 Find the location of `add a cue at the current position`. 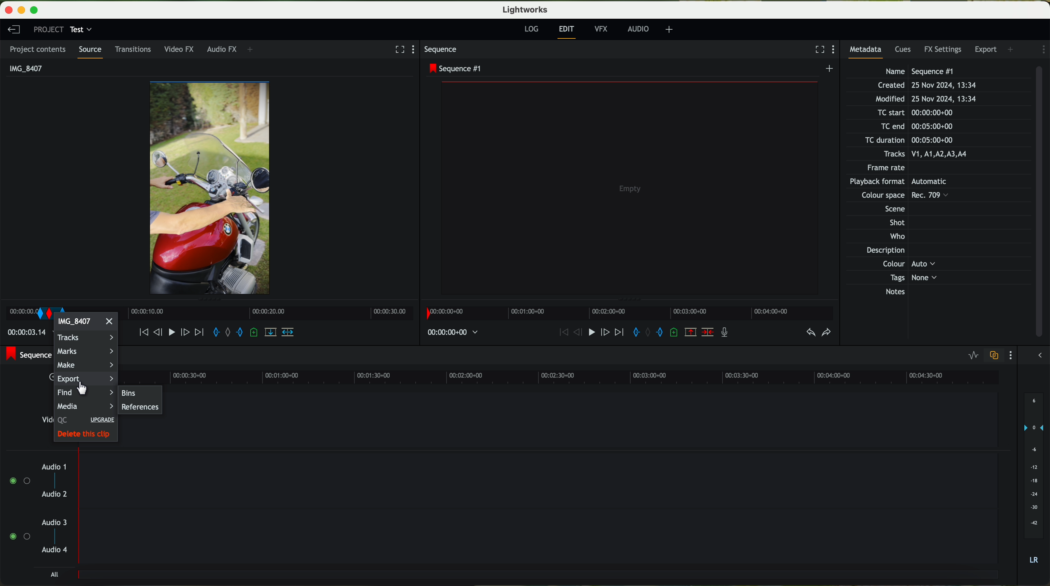

add a cue at the current position is located at coordinates (255, 333).